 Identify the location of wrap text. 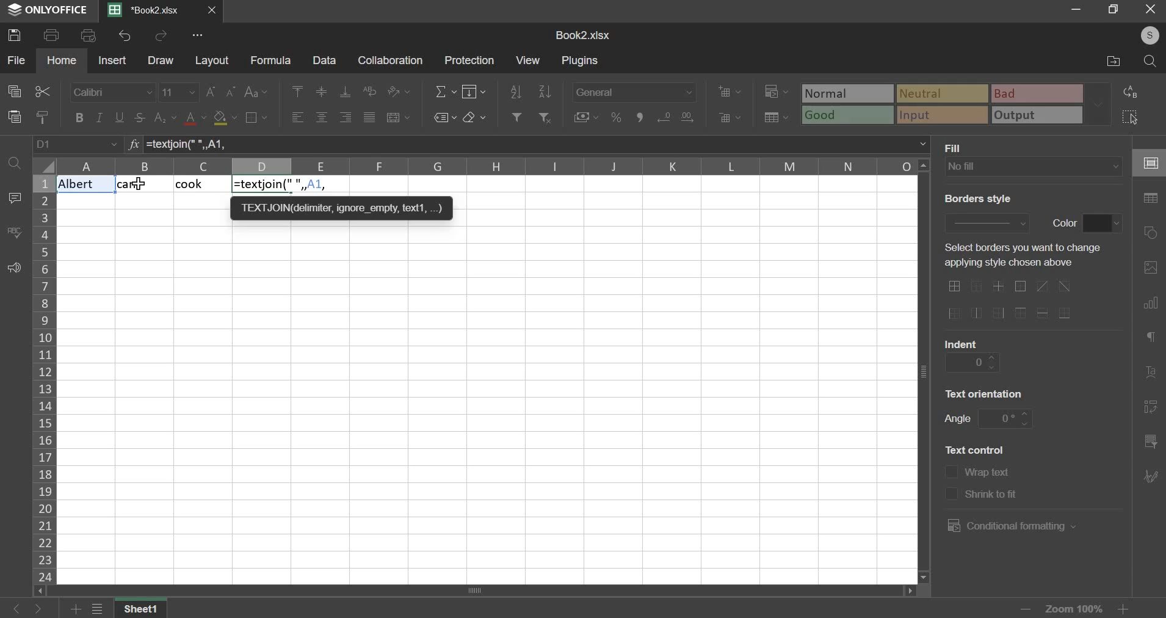
(371, 90).